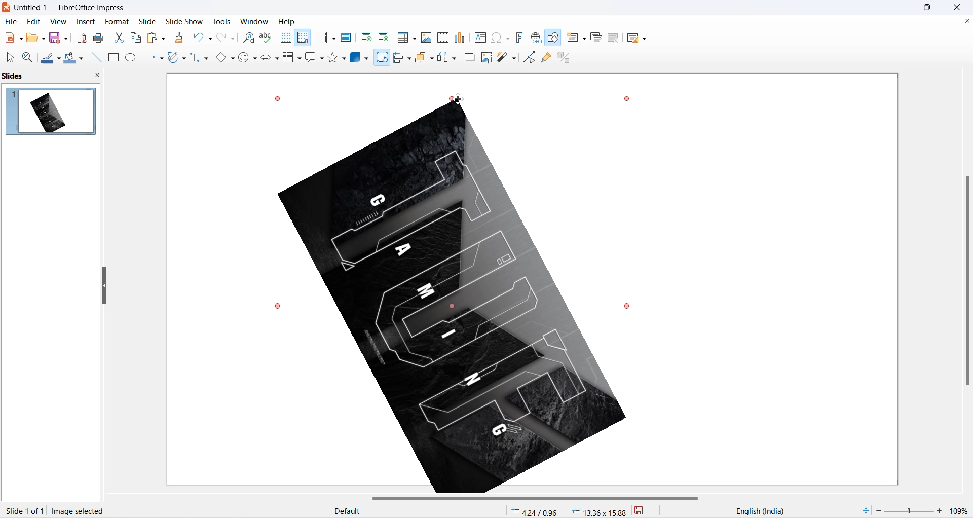 This screenshot has height=518, width=973. Describe the element at coordinates (470, 57) in the screenshot. I see `shadow` at that location.